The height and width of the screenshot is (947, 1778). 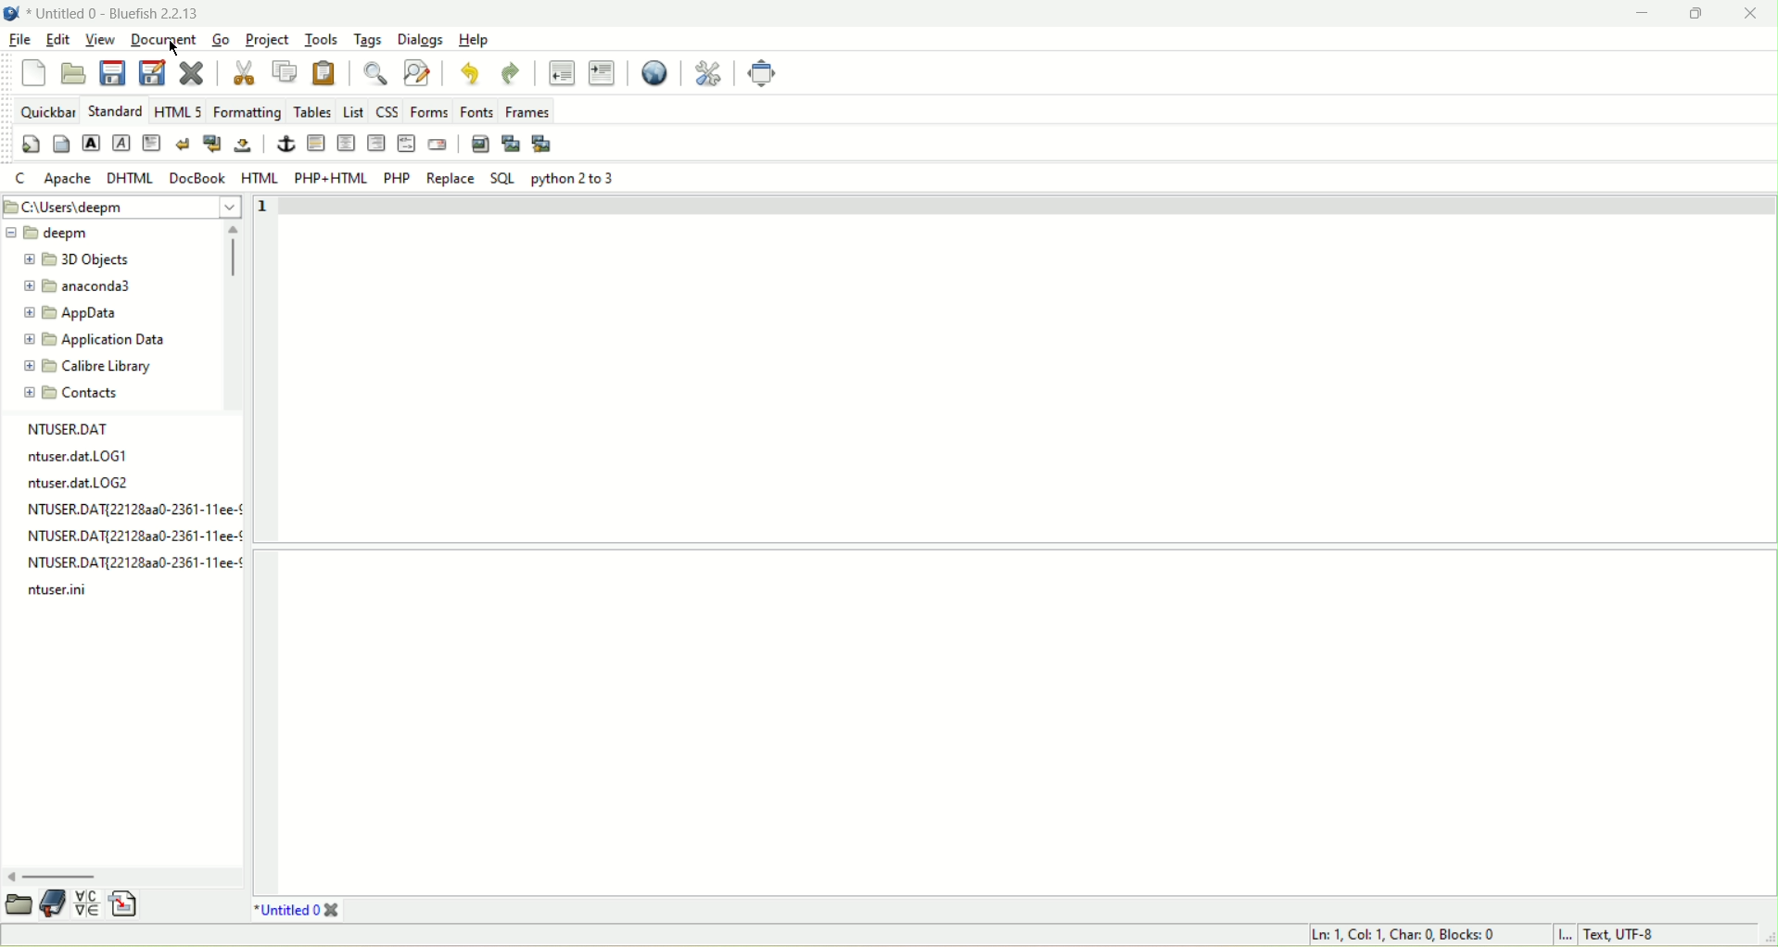 I want to click on folder name, so click(x=83, y=286).